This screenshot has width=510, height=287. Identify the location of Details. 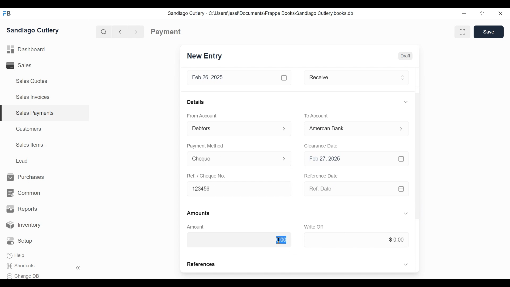
(195, 102).